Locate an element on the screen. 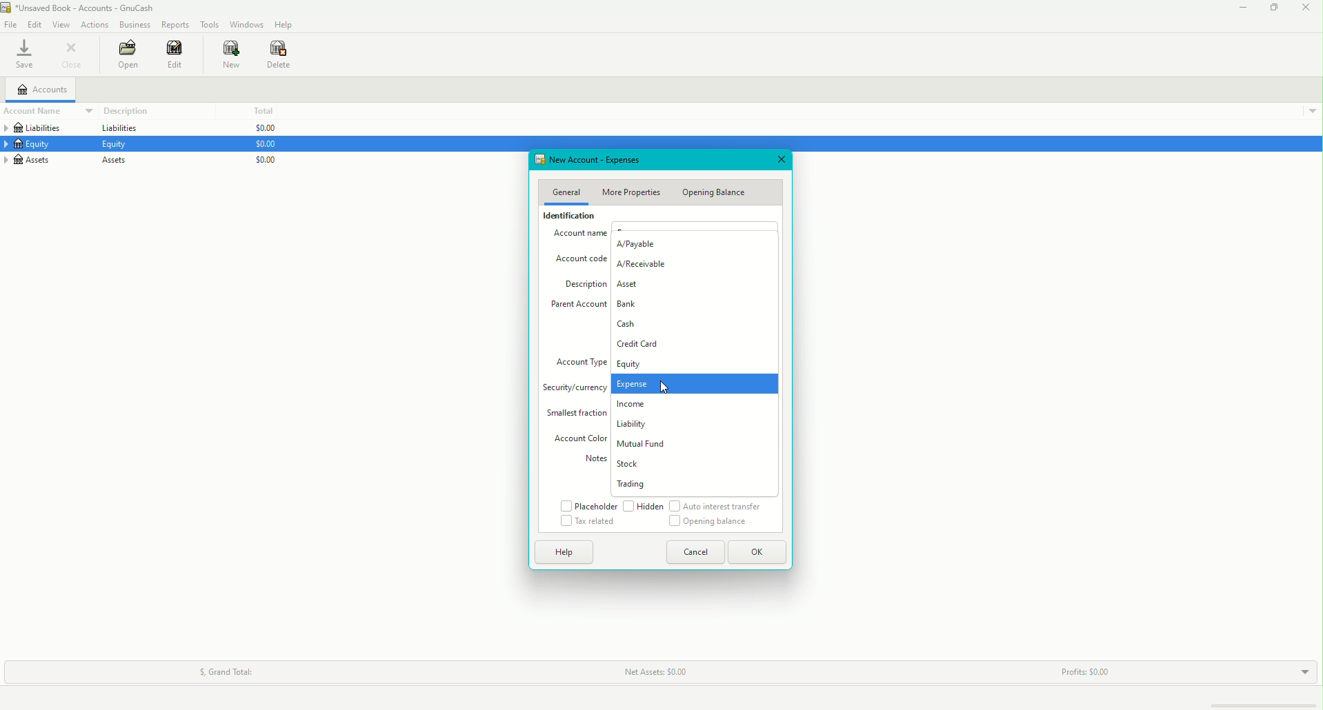  $0 is located at coordinates (265, 146).